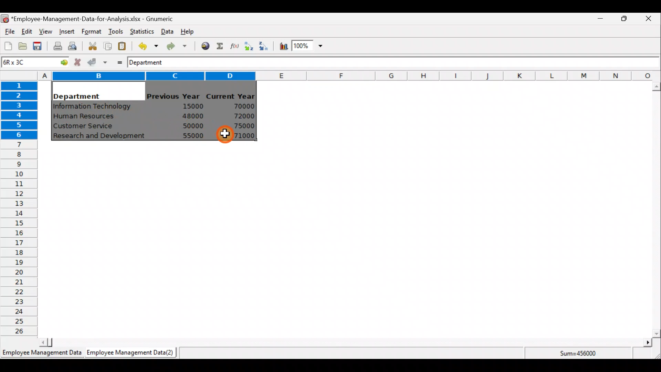  I want to click on Help, so click(191, 31).